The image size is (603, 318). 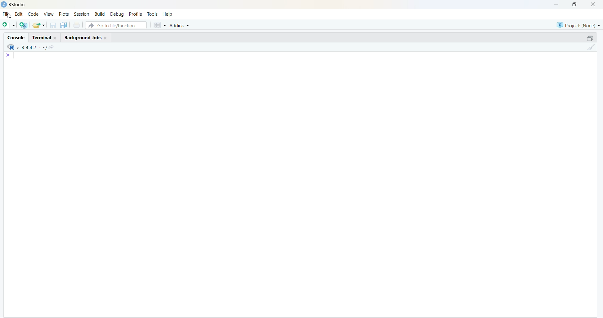 What do you see at coordinates (590, 37) in the screenshot?
I see `Maximize/Restore` at bounding box center [590, 37].